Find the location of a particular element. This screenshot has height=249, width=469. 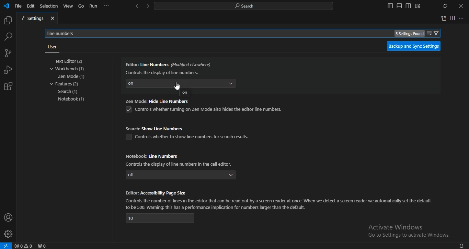

customize layout is located at coordinates (417, 6).